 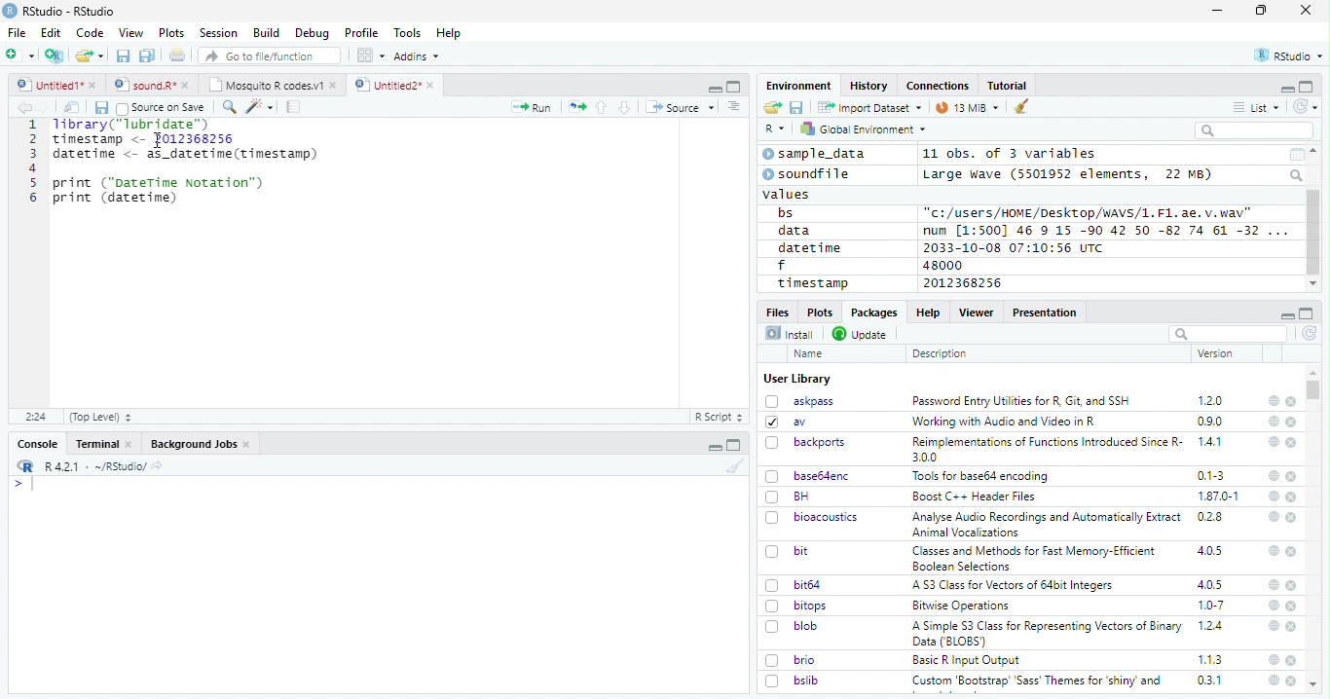 I want to click on open an existing file, so click(x=89, y=56).